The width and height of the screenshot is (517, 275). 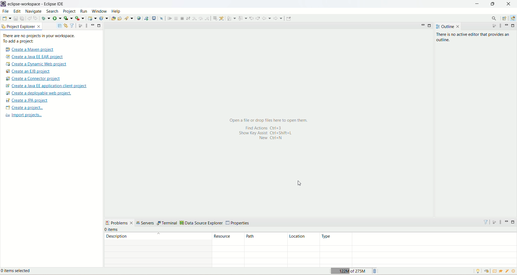 I want to click on focus on active task, so click(x=80, y=25).